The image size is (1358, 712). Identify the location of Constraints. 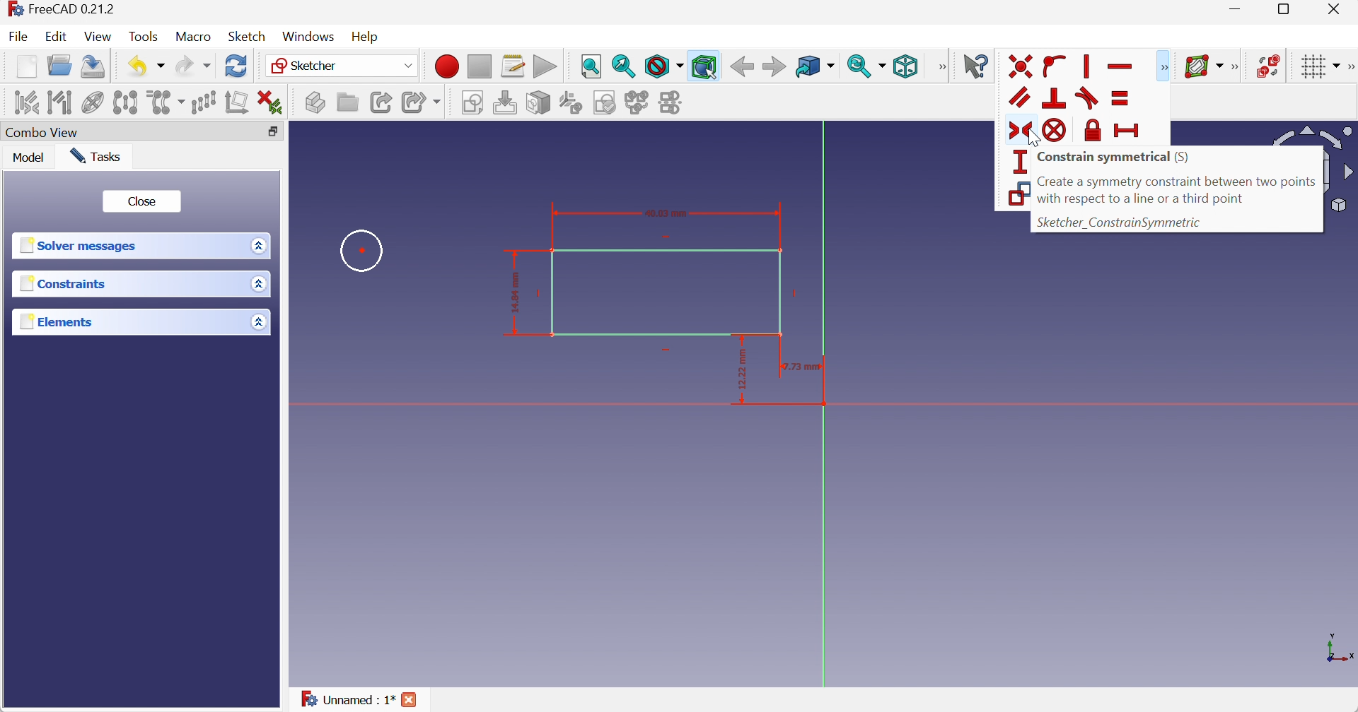
(66, 283).